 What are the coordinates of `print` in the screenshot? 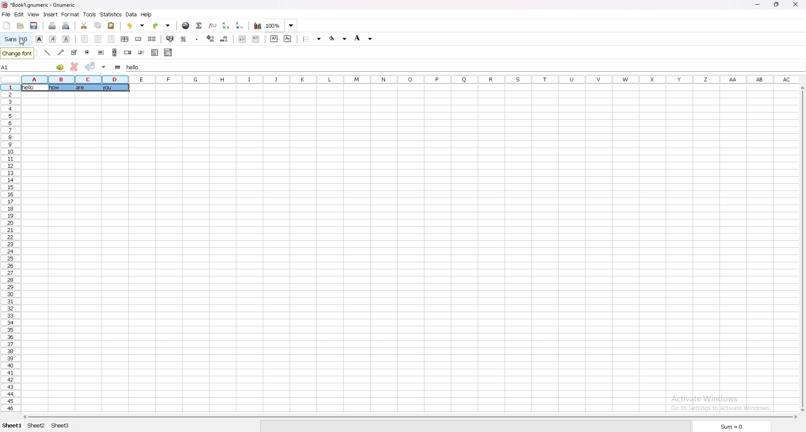 It's located at (53, 25).